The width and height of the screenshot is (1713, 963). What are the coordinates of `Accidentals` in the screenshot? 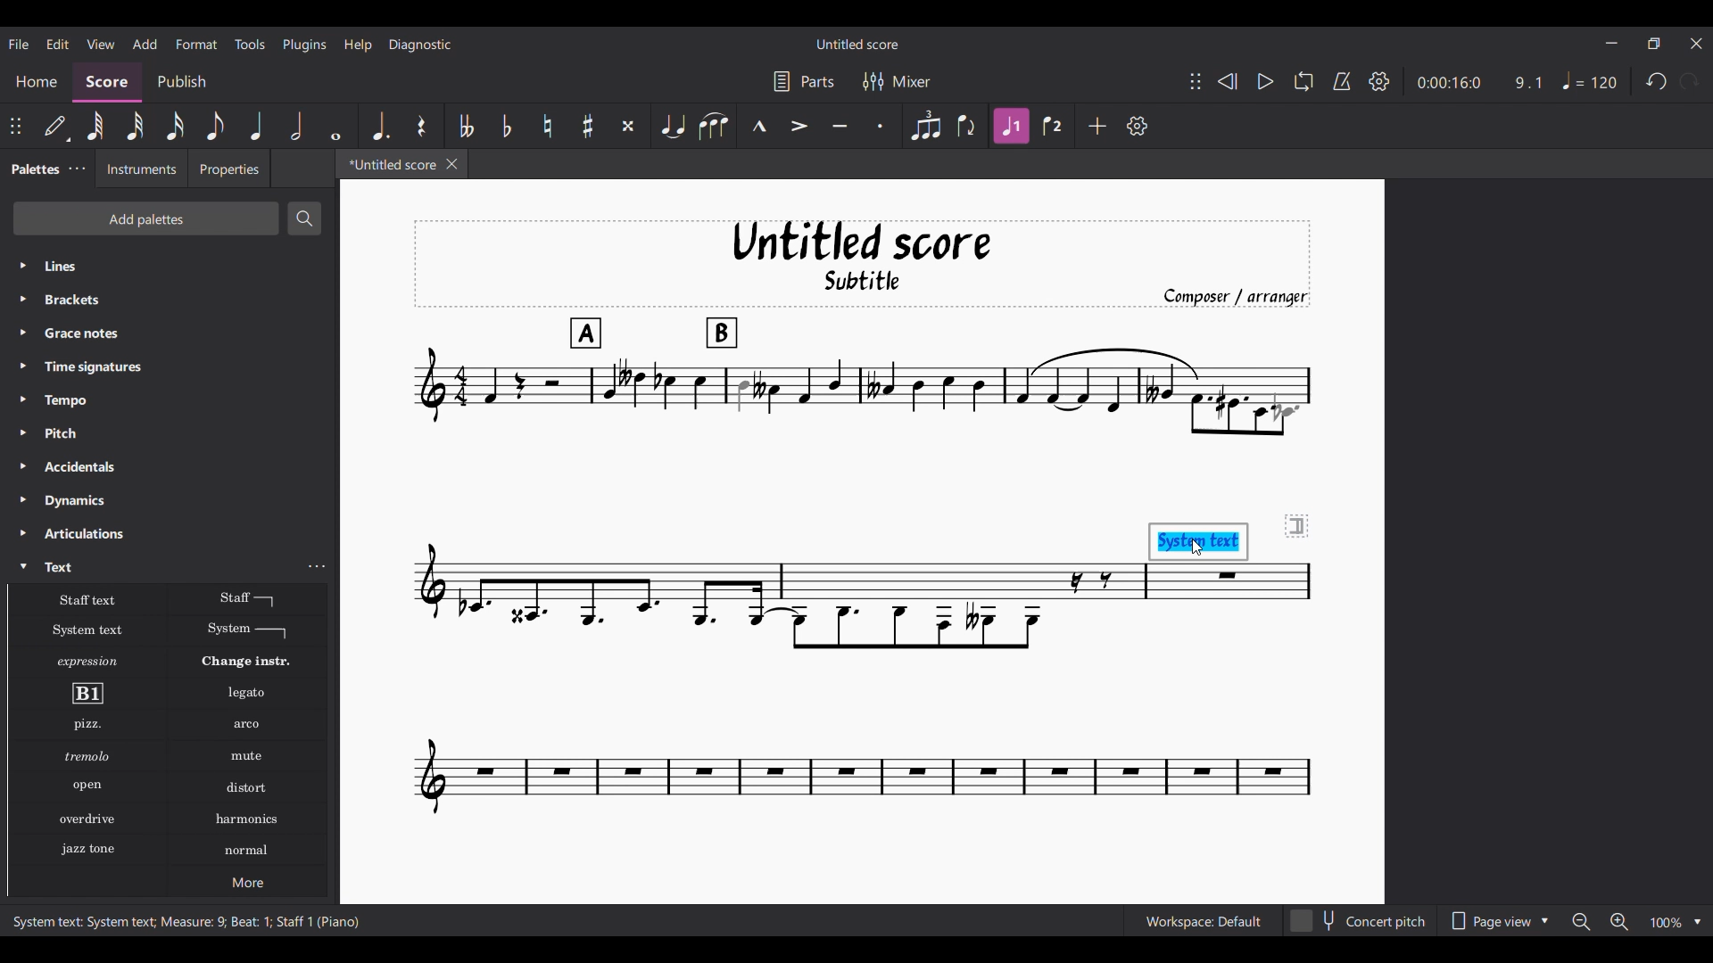 It's located at (169, 466).